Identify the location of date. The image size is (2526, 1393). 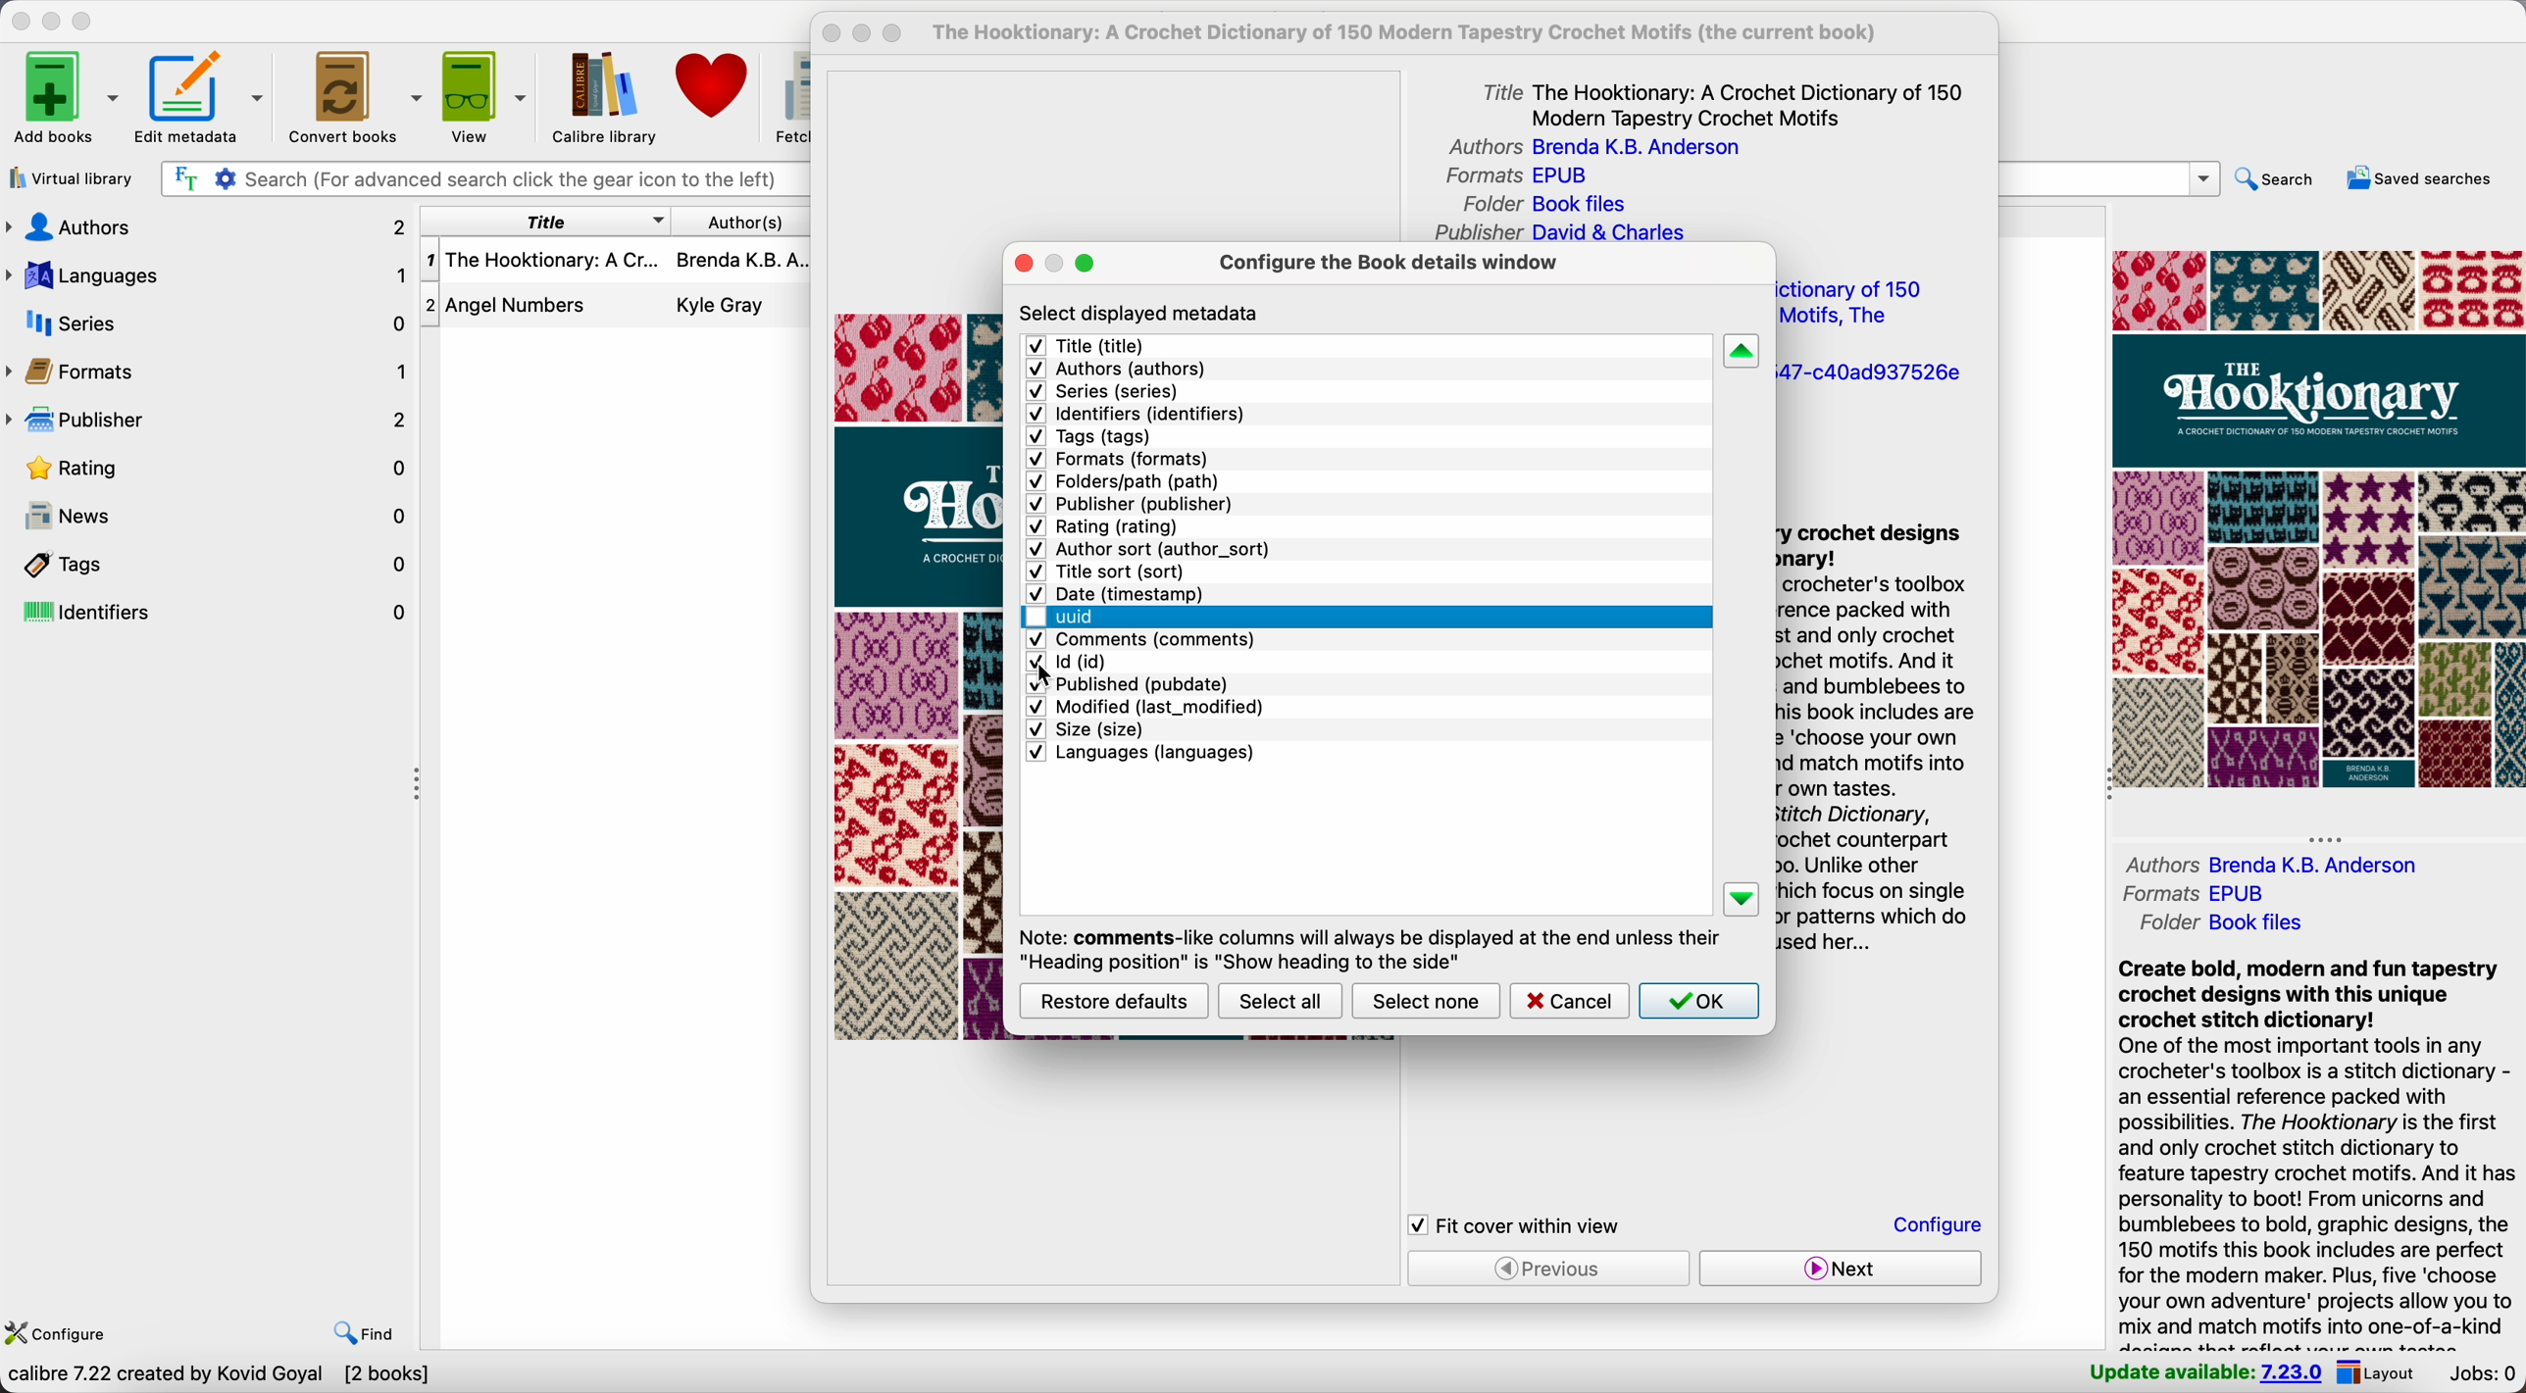
(1122, 595).